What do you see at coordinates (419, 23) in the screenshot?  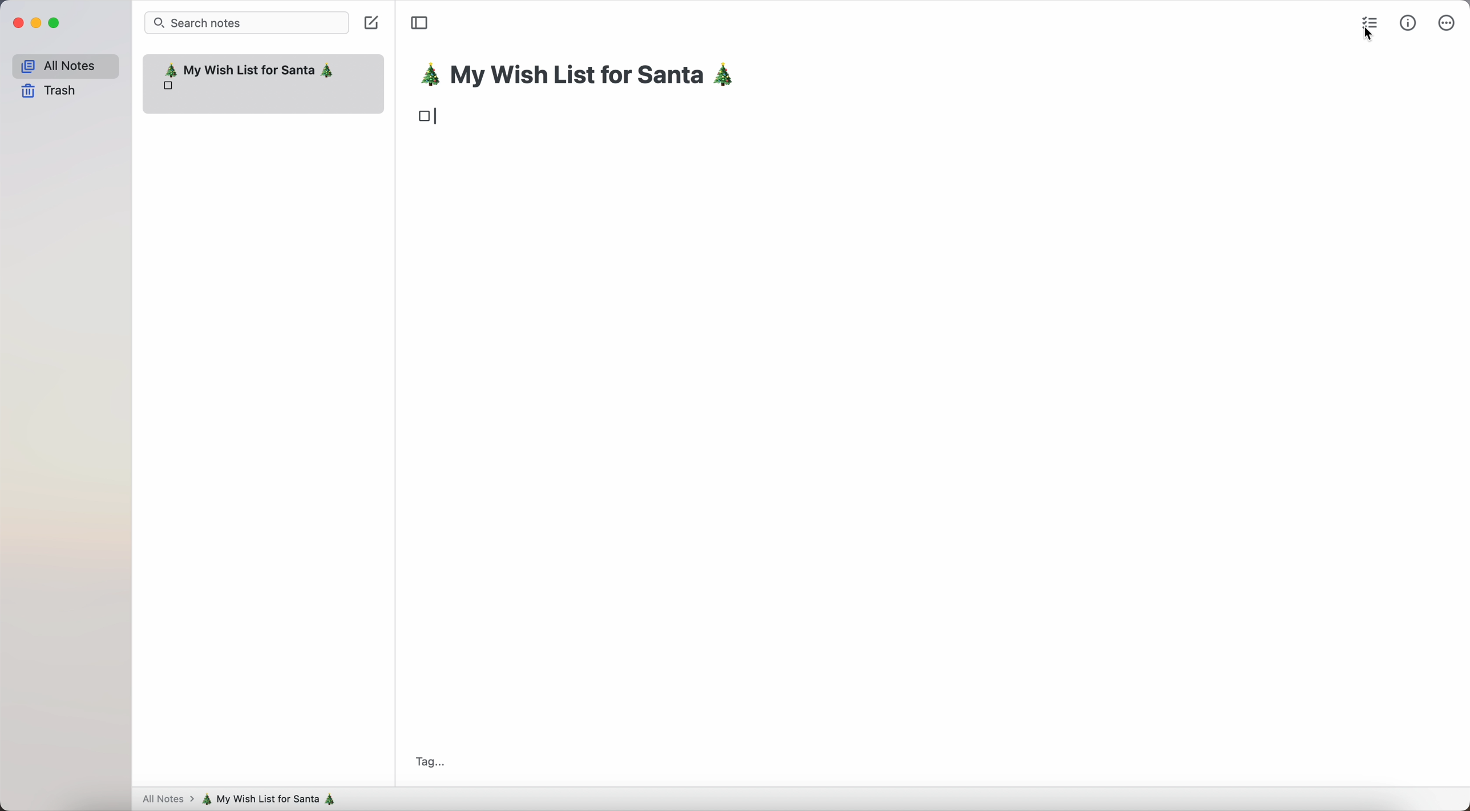 I see `toggle sidebar` at bounding box center [419, 23].